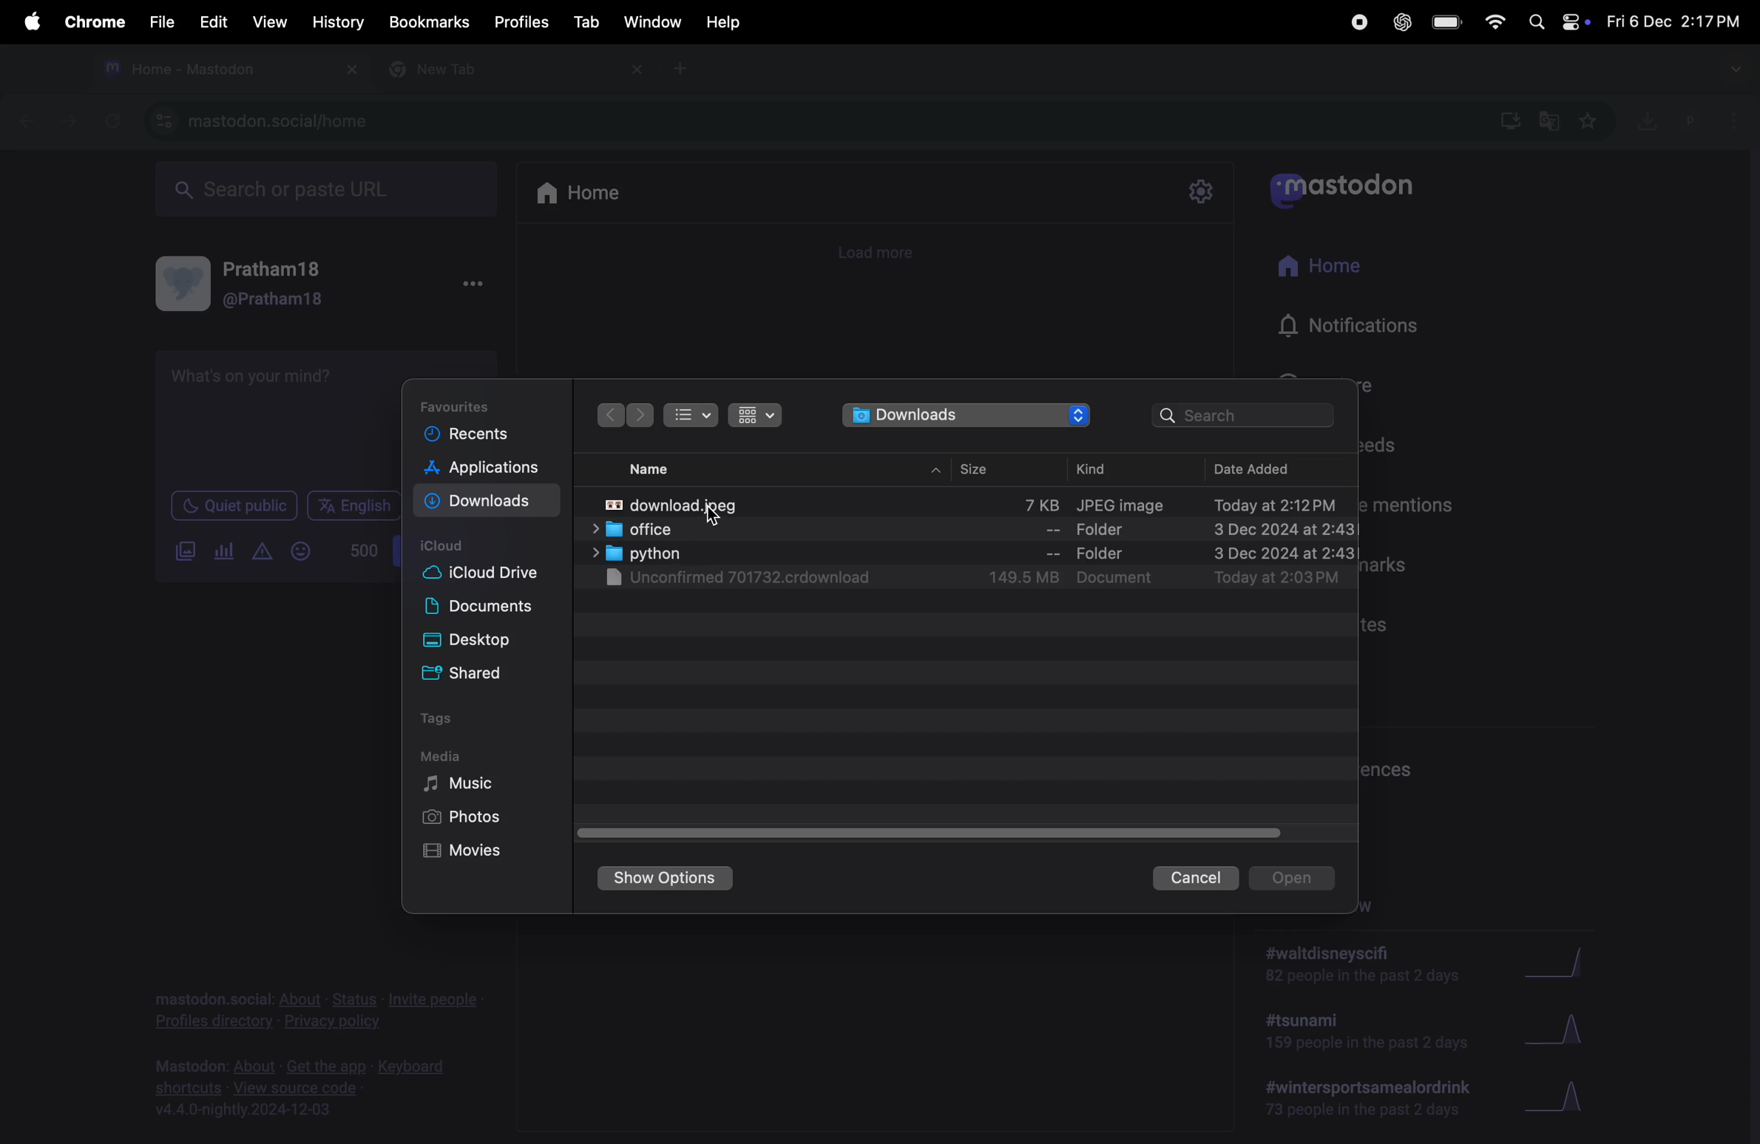 This screenshot has width=1760, height=1144. Describe the element at coordinates (489, 610) in the screenshot. I see `documents` at that location.